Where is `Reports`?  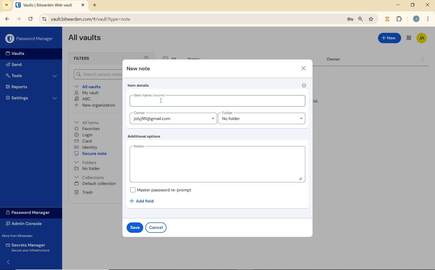
Reports is located at coordinates (30, 86).